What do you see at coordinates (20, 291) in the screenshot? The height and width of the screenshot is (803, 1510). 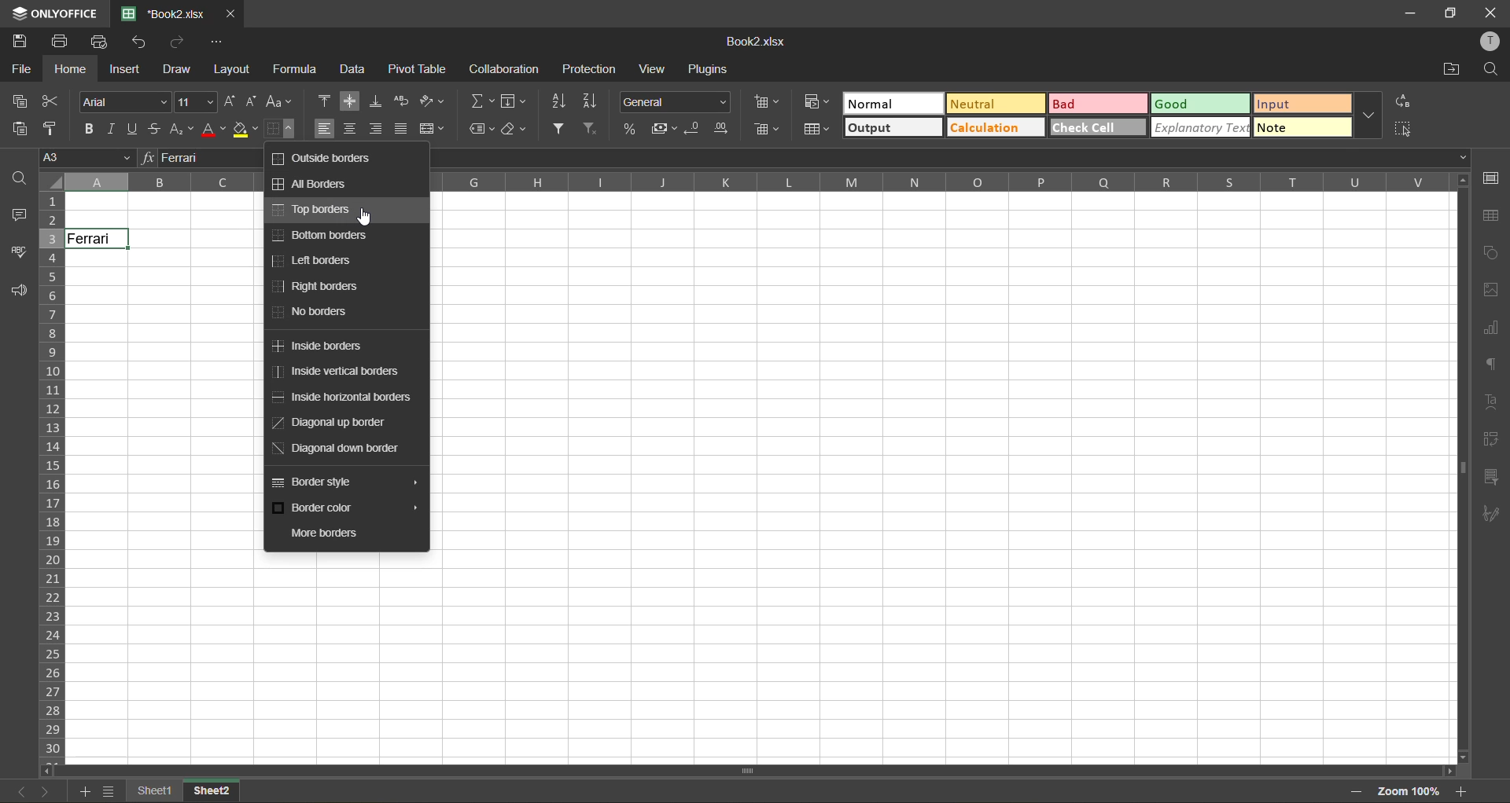 I see `feedback` at bounding box center [20, 291].